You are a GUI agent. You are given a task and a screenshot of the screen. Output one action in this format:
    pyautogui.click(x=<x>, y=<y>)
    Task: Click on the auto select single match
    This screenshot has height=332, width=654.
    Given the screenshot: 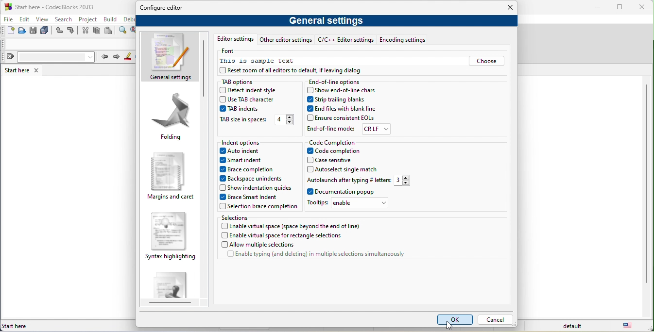 What is the action you would take?
    pyautogui.click(x=350, y=167)
    